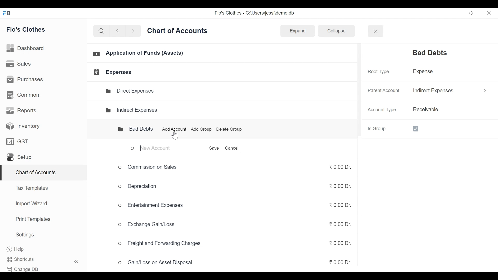  What do you see at coordinates (378, 72) in the screenshot?
I see `Root Type` at bounding box center [378, 72].